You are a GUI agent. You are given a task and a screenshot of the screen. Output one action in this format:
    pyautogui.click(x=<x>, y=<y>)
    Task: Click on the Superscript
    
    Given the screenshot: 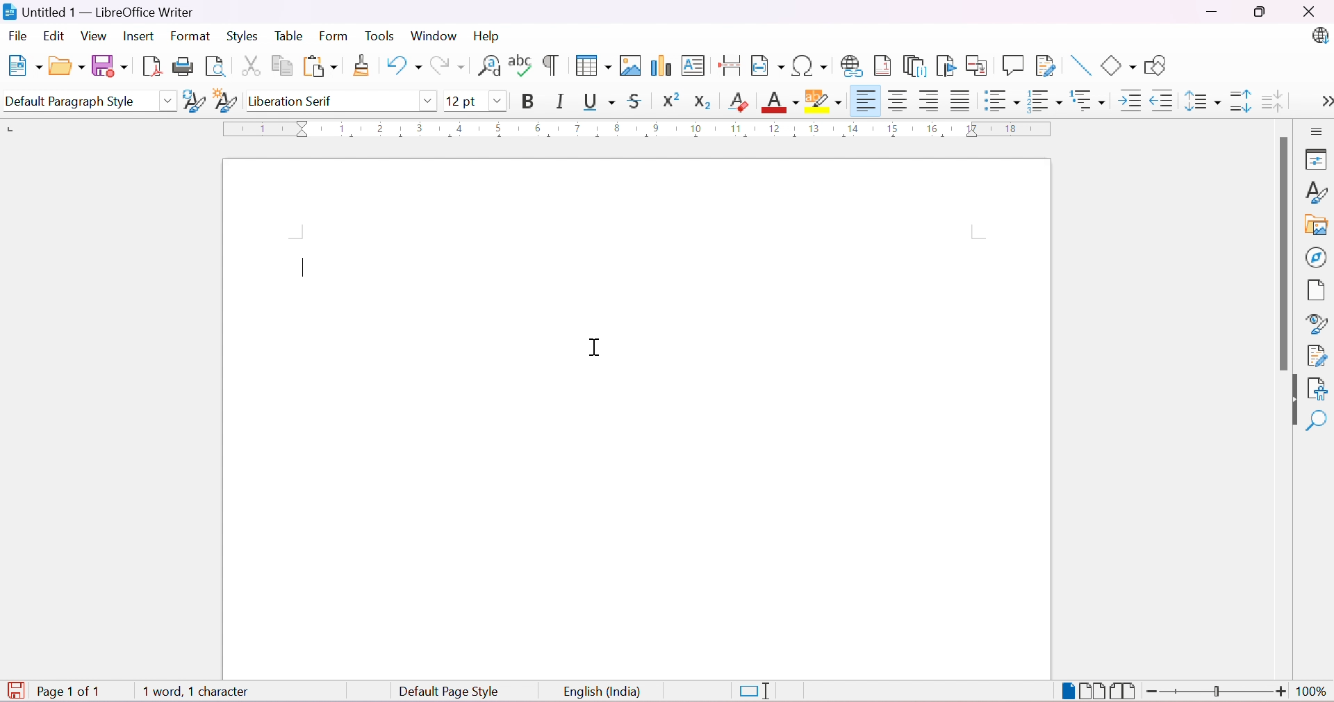 What is the action you would take?
    pyautogui.click(x=668, y=100)
    